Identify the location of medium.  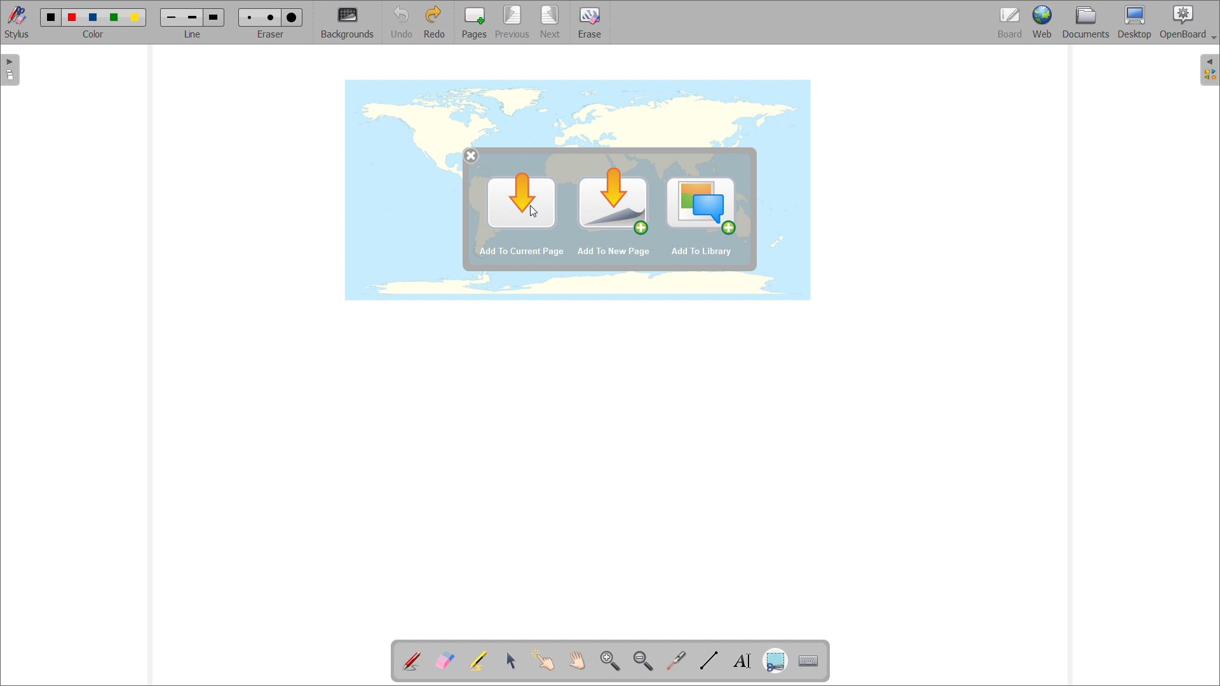
(273, 17).